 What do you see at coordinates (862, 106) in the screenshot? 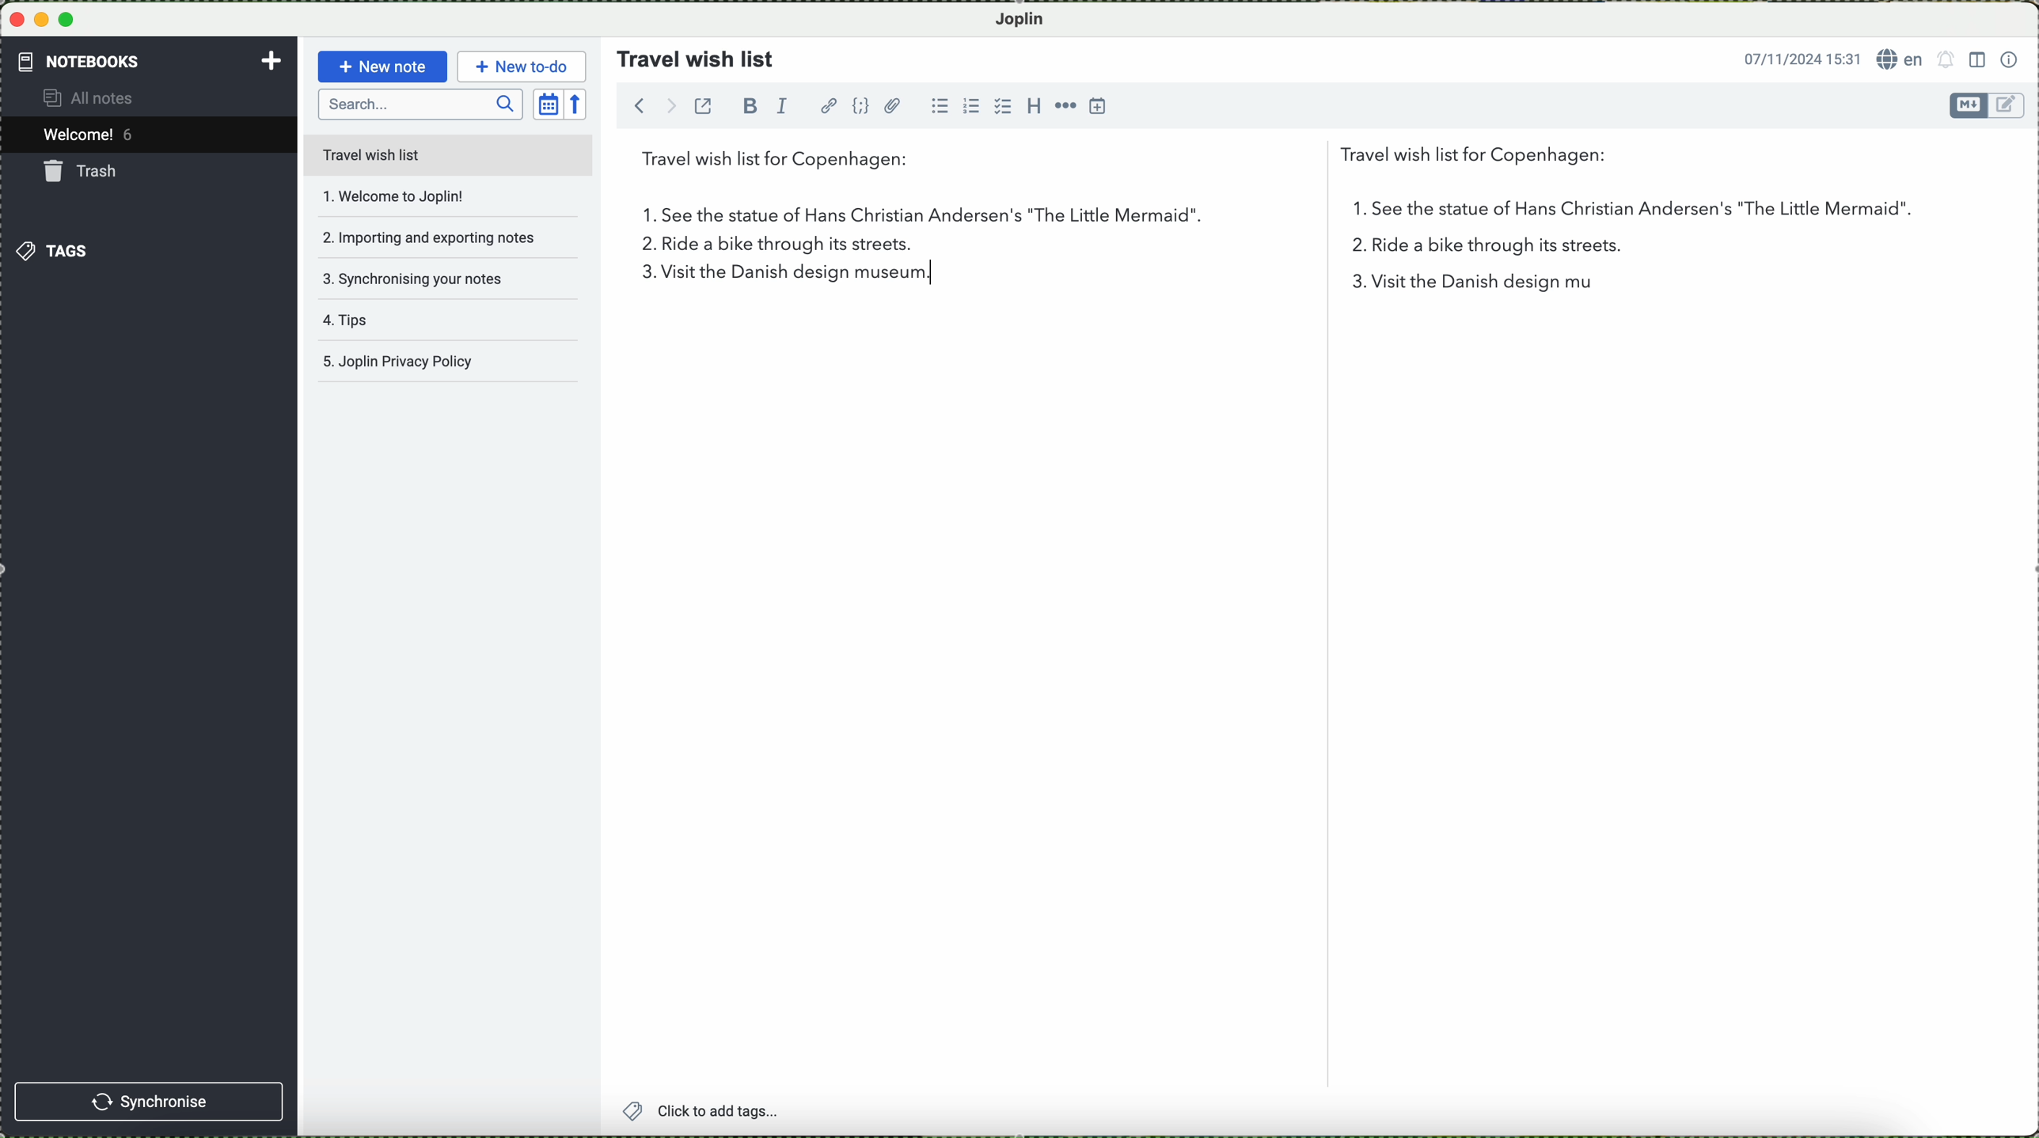
I see `code` at bounding box center [862, 106].